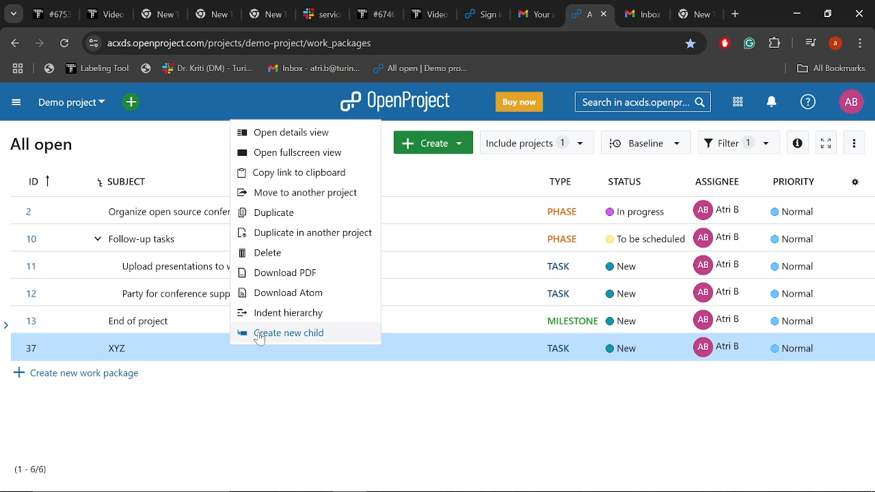 This screenshot has height=492, width=875. I want to click on Control your music videos and more, so click(811, 42).